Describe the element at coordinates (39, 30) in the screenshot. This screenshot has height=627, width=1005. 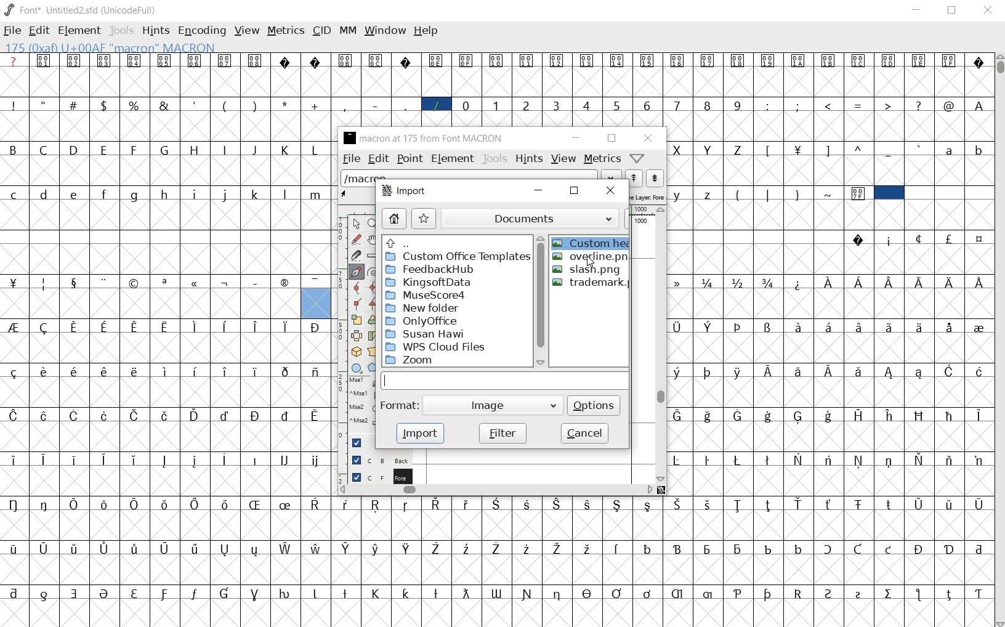
I see `edit` at that location.